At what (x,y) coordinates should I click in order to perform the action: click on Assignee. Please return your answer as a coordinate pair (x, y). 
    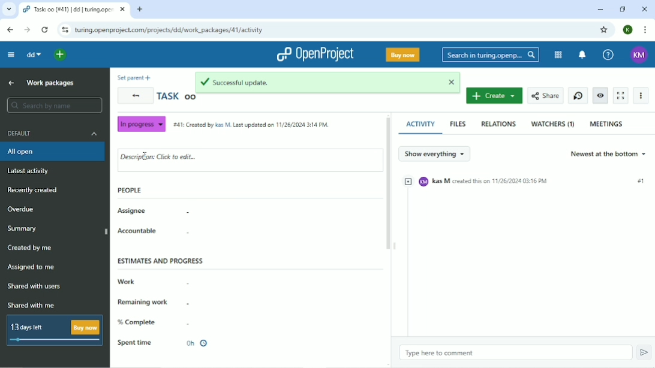
    Looking at the image, I should click on (131, 212).